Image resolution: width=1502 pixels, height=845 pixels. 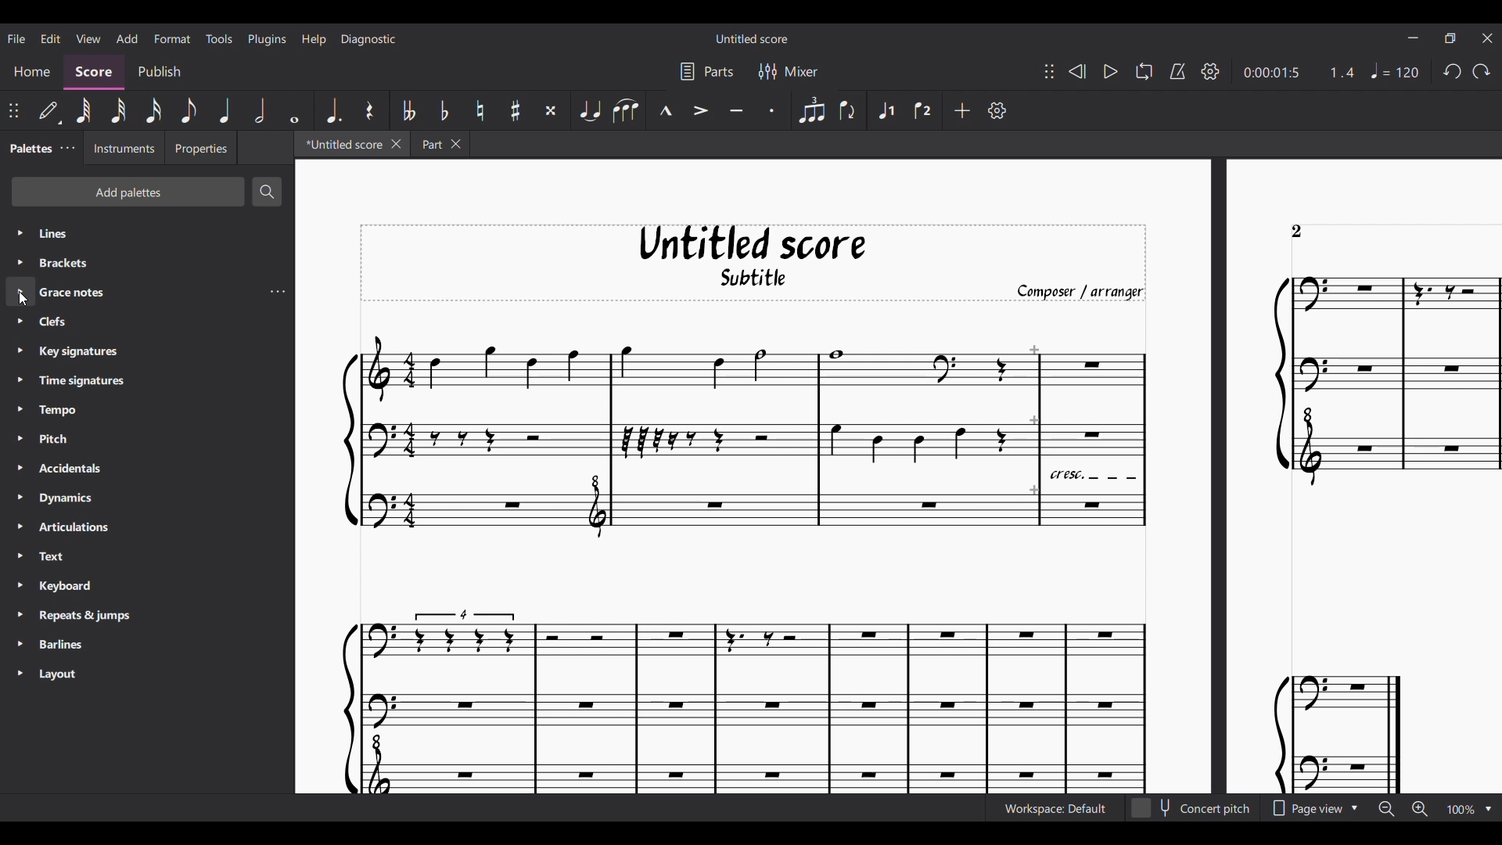 What do you see at coordinates (551, 111) in the screenshot?
I see `Toggle double sharp` at bounding box center [551, 111].